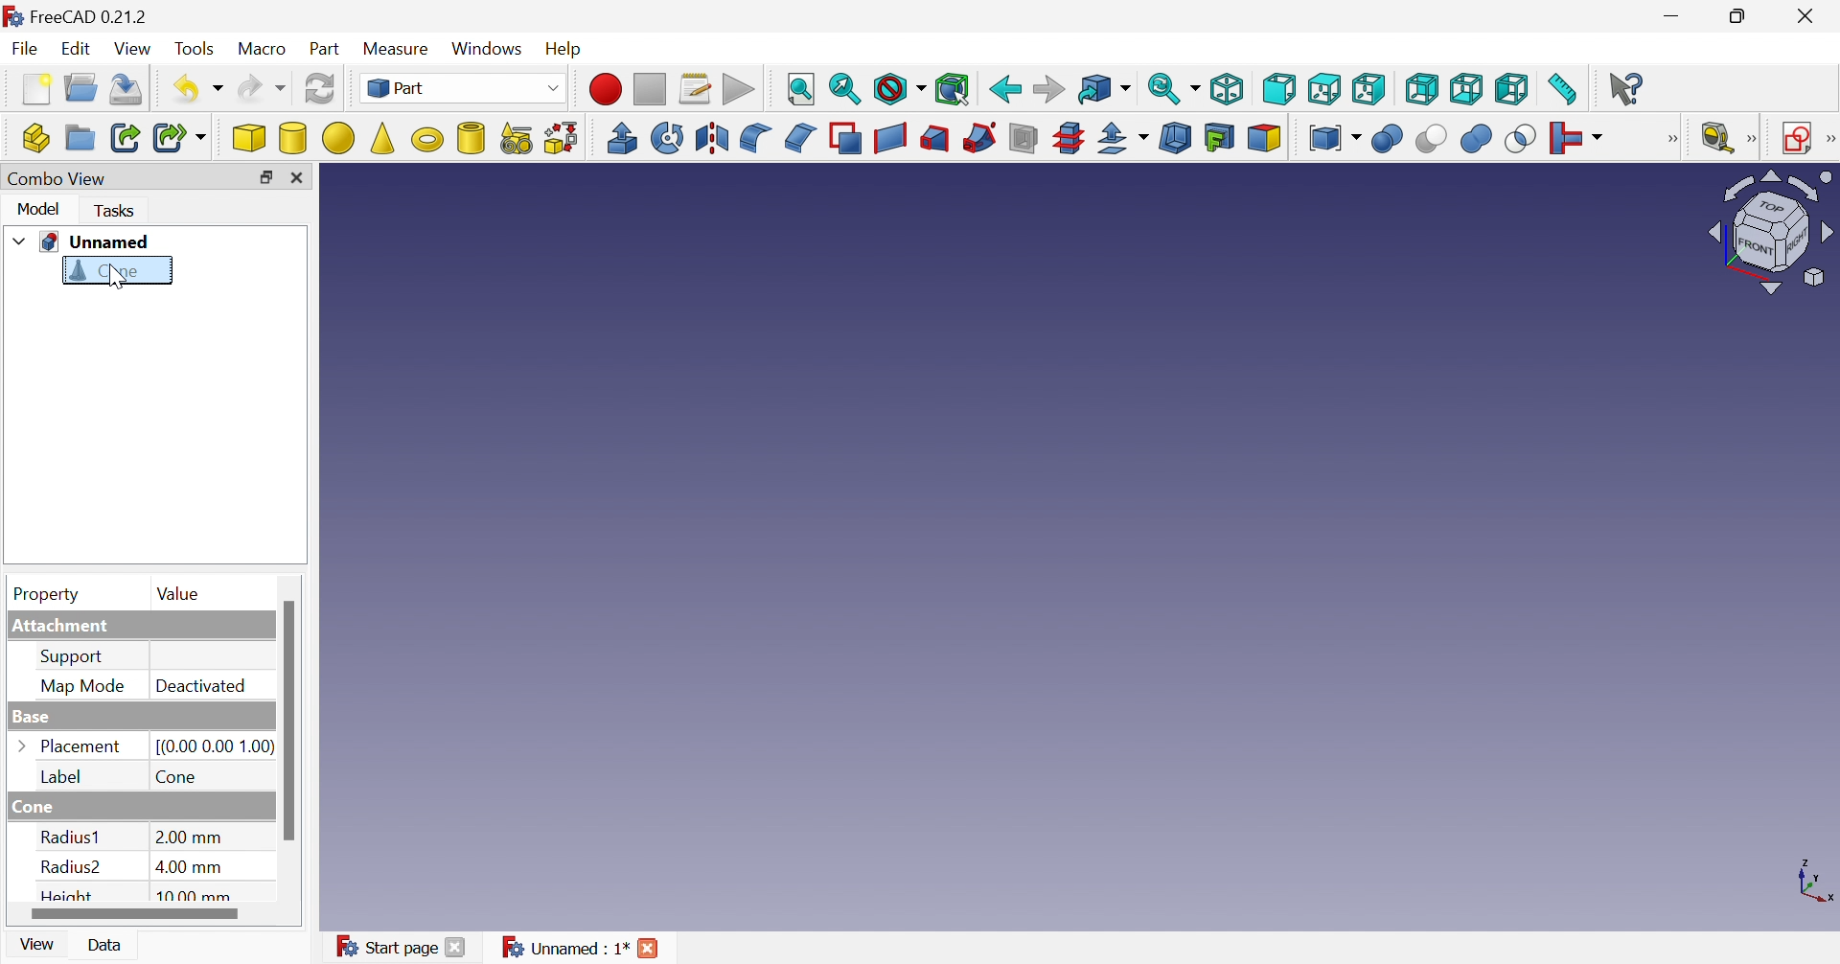 The height and width of the screenshot is (964, 1840). Describe the element at coordinates (666, 137) in the screenshot. I see `Revolve` at that location.